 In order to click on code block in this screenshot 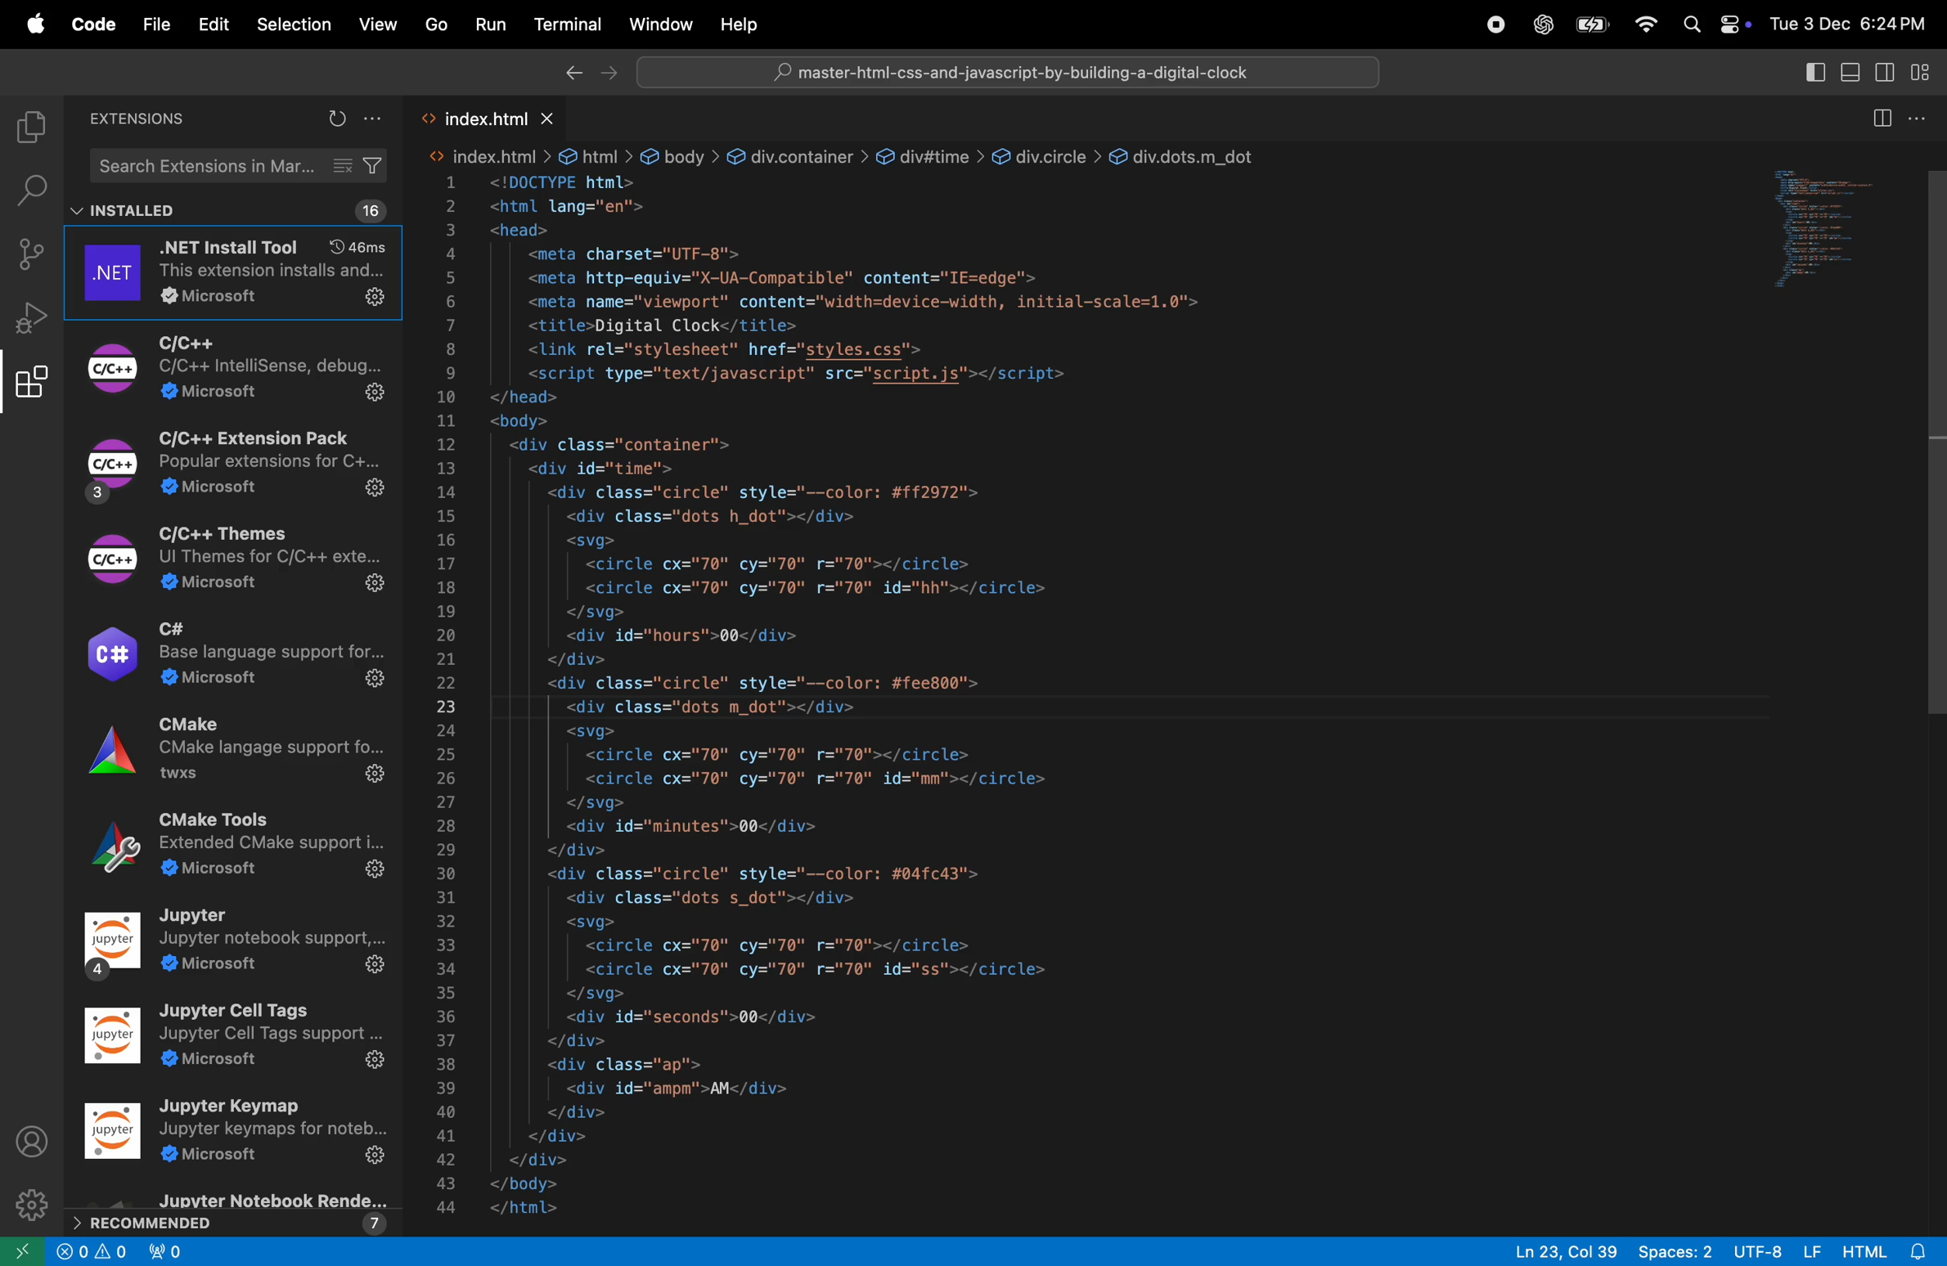, I will do `click(992, 696)`.